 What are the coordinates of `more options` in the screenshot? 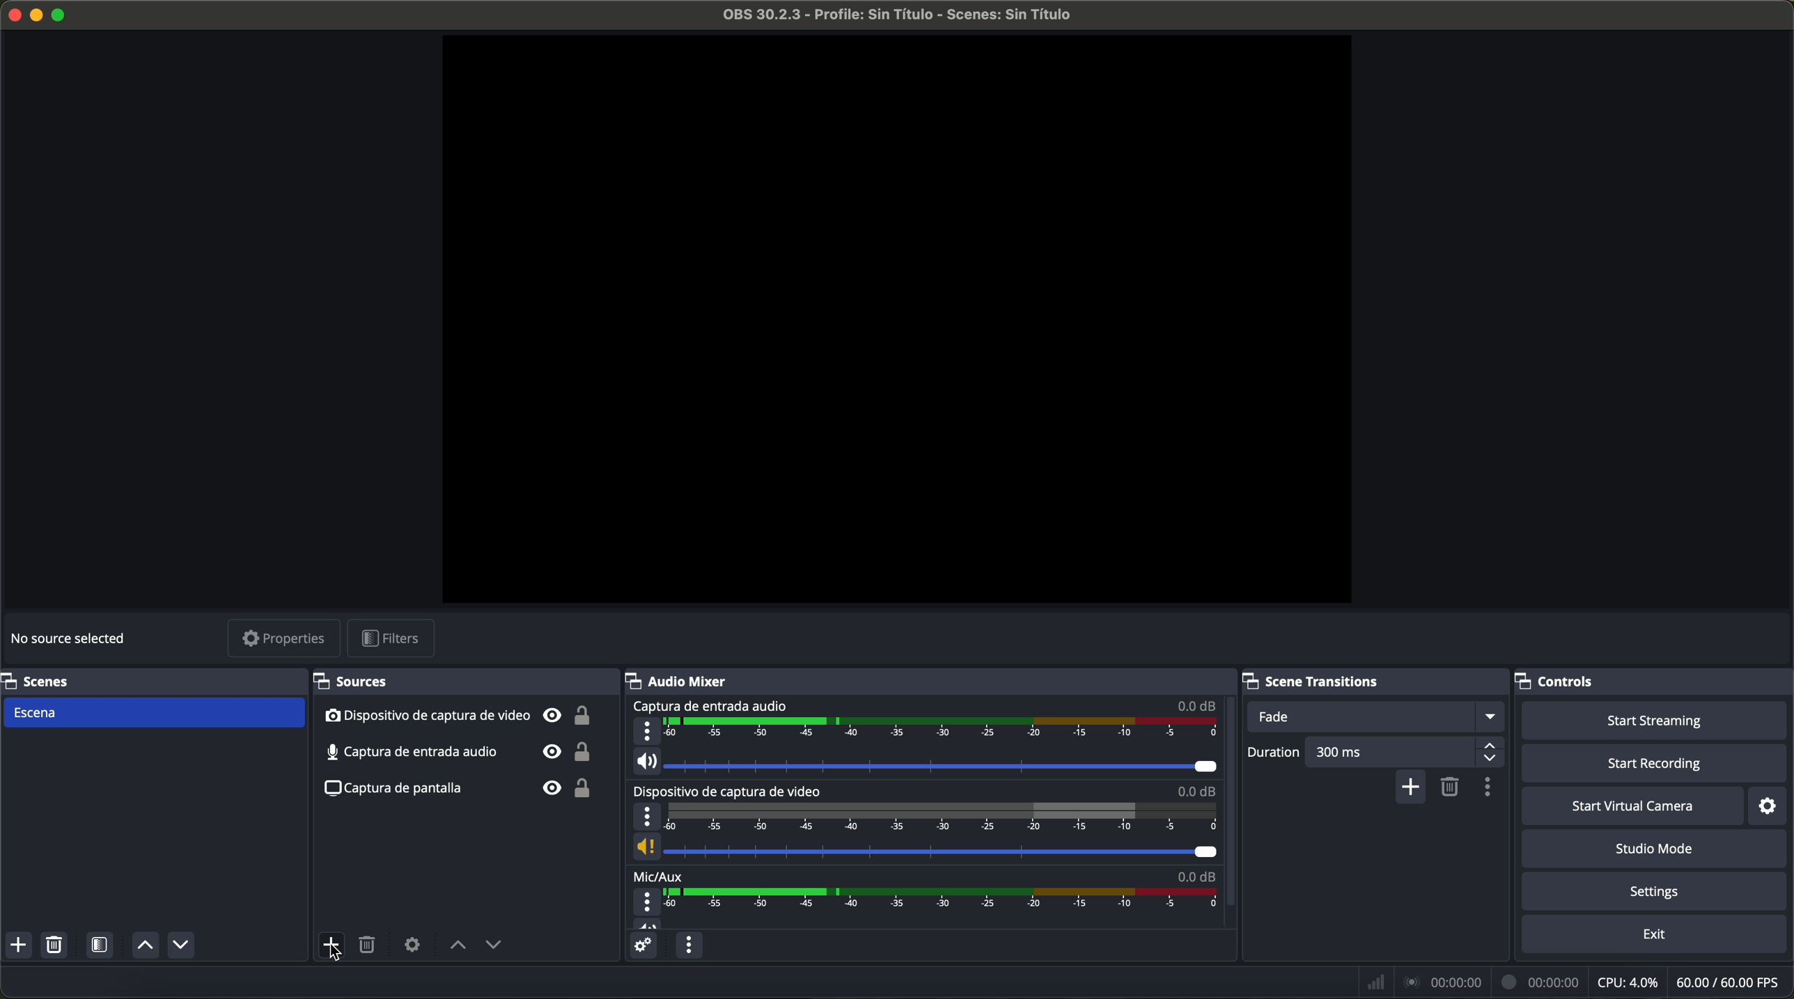 It's located at (647, 817).